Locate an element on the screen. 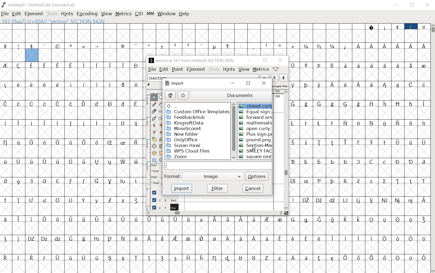 The height and width of the screenshot is (273, 435). MAGNIFY is located at coordinates (162, 97).